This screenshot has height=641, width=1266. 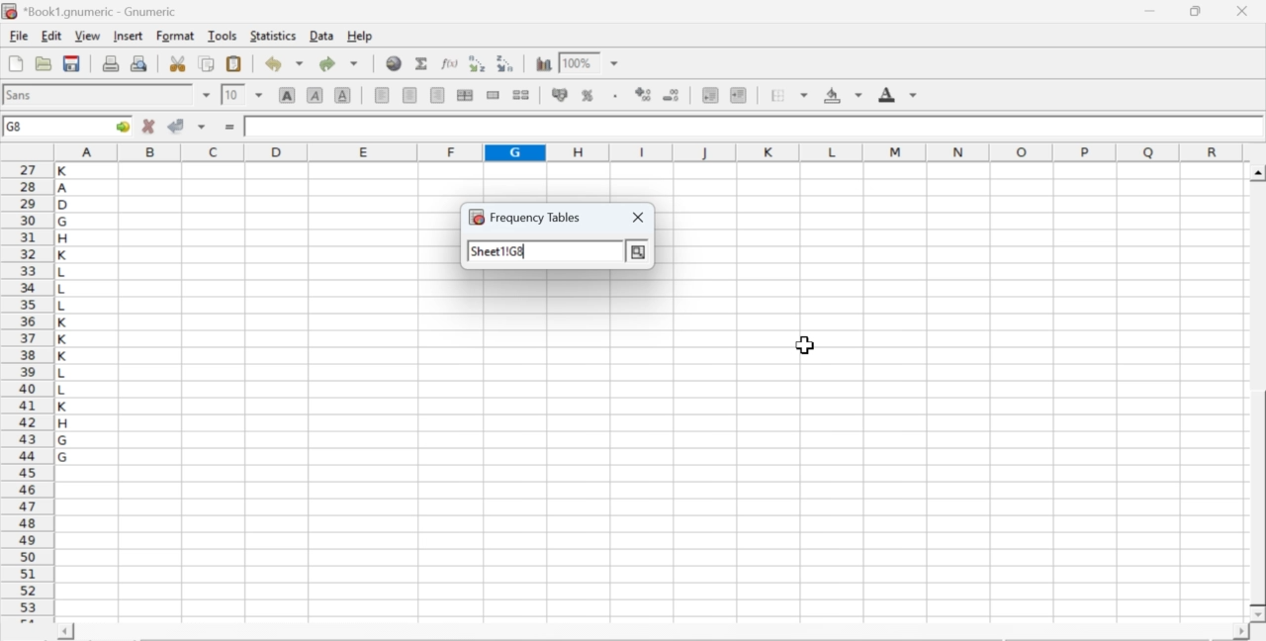 What do you see at coordinates (271, 36) in the screenshot?
I see `statistics` at bounding box center [271, 36].